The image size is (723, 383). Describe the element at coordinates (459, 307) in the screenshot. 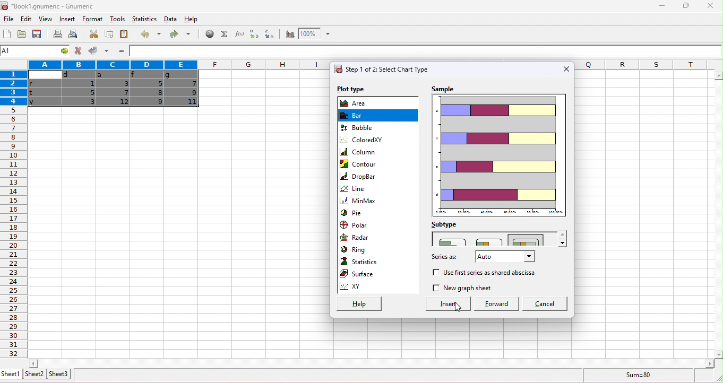

I see `cursor movement` at that location.